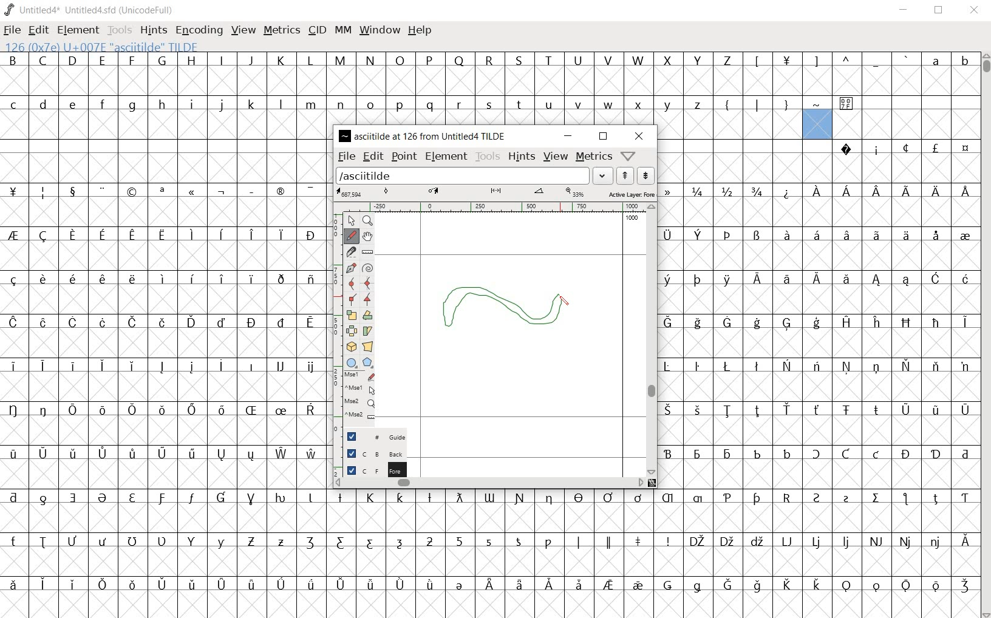 This screenshot has width=991, height=618. What do you see at coordinates (567, 135) in the screenshot?
I see `minimize` at bounding box center [567, 135].